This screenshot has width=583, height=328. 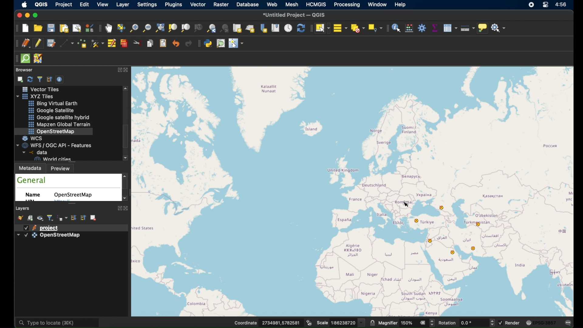 What do you see at coordinates (125, 175) in the screenshot?
I see `scroll up arrow` at bounding box center [125, 175].